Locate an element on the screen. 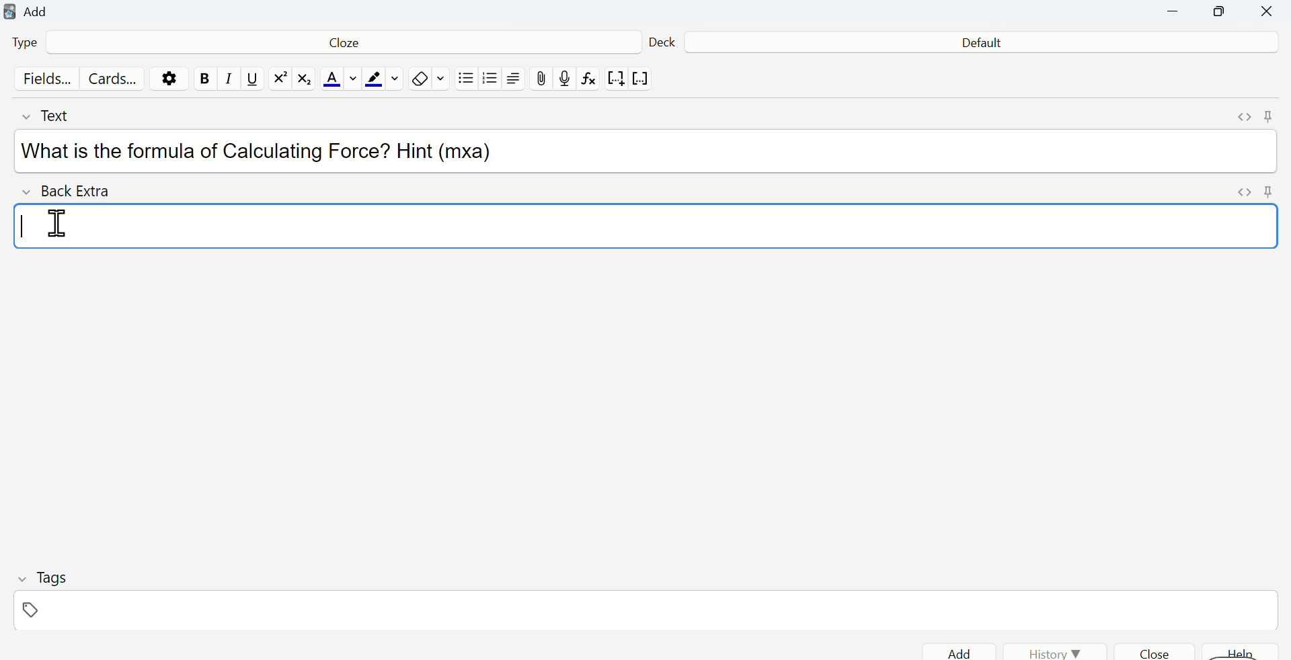  Italics is located at coordinates (225, 83).